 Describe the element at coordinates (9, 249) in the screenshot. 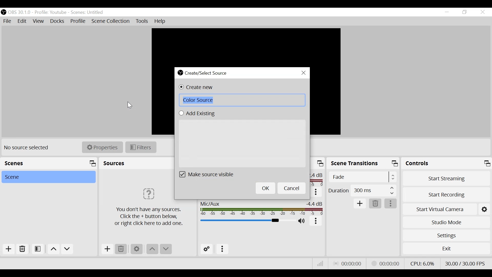

I see `Add` at that location.